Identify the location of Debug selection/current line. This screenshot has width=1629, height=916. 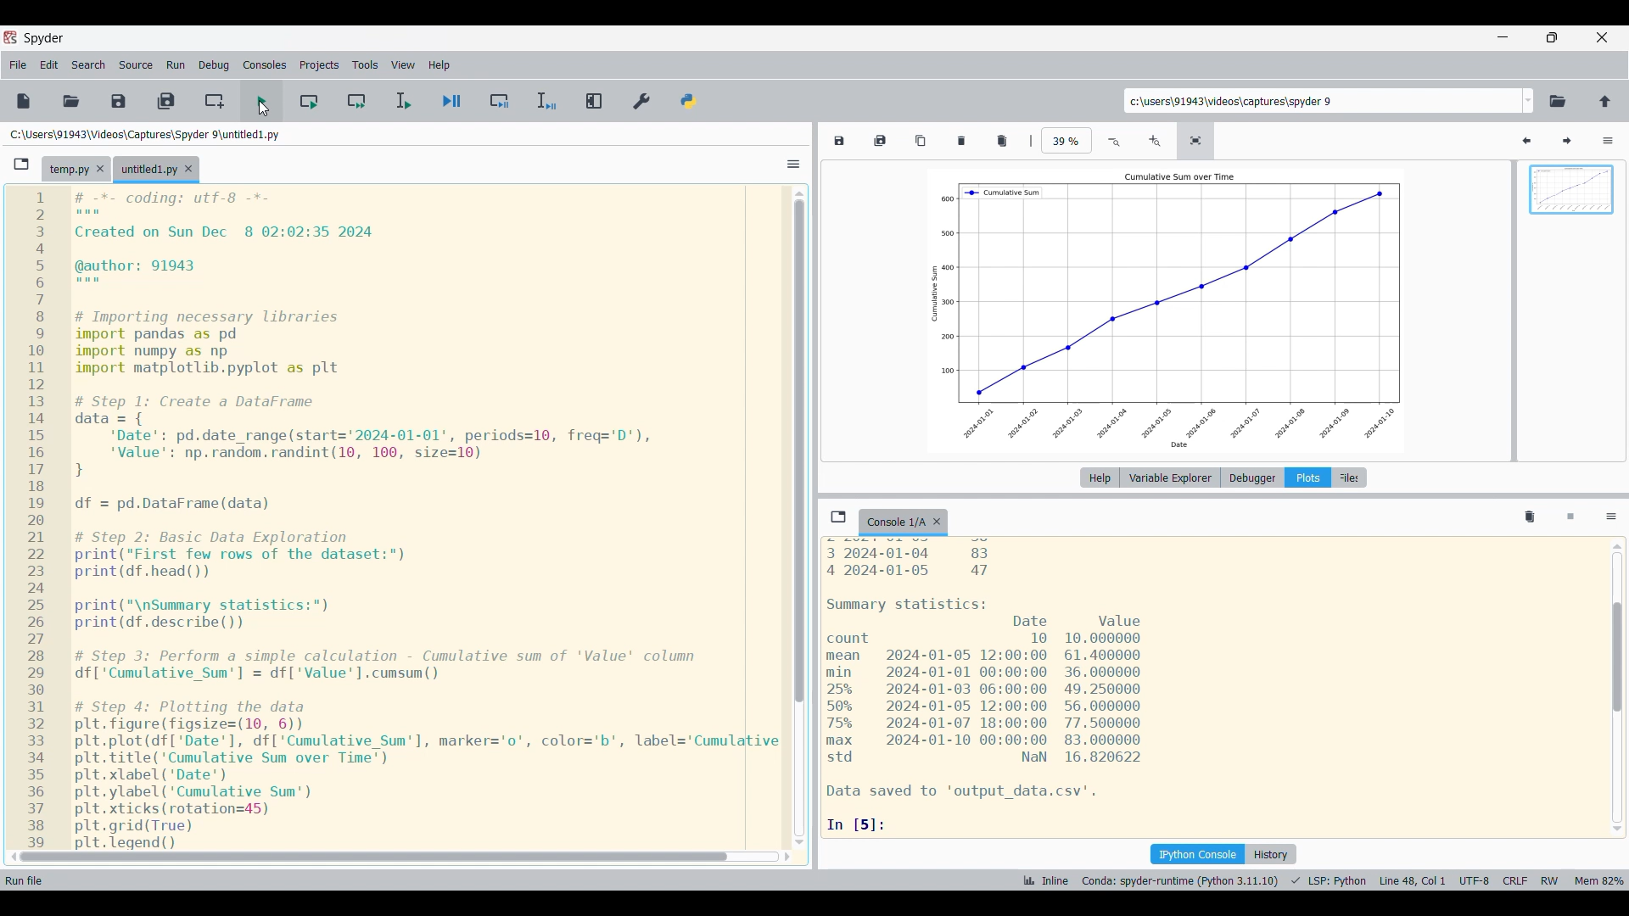
(546, 101).